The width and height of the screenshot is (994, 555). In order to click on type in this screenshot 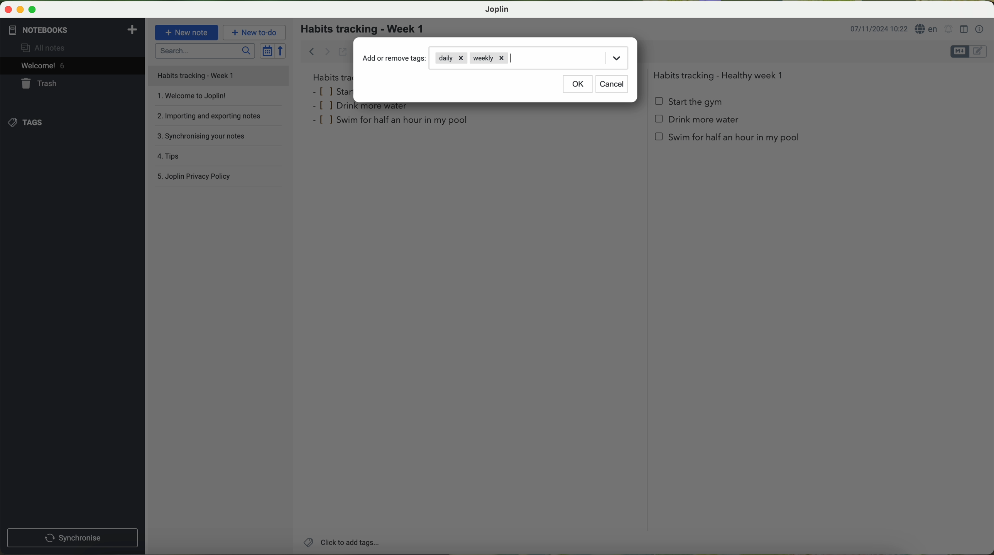, I will do `click(516, 58)`.